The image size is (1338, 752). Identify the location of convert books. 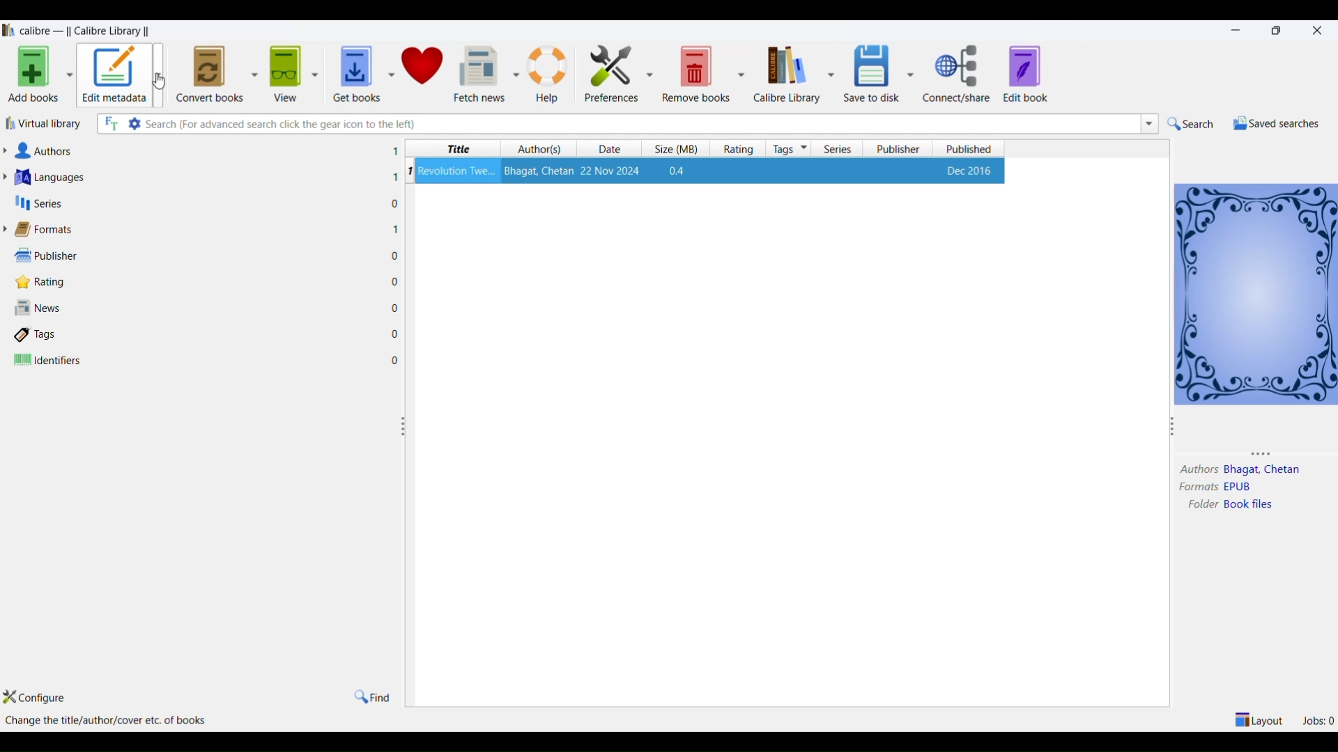
(210, 72).